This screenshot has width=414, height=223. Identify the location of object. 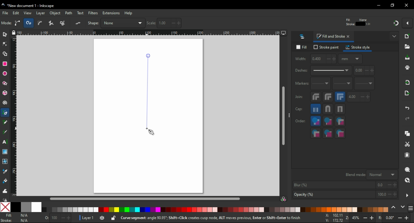
(56, 13).